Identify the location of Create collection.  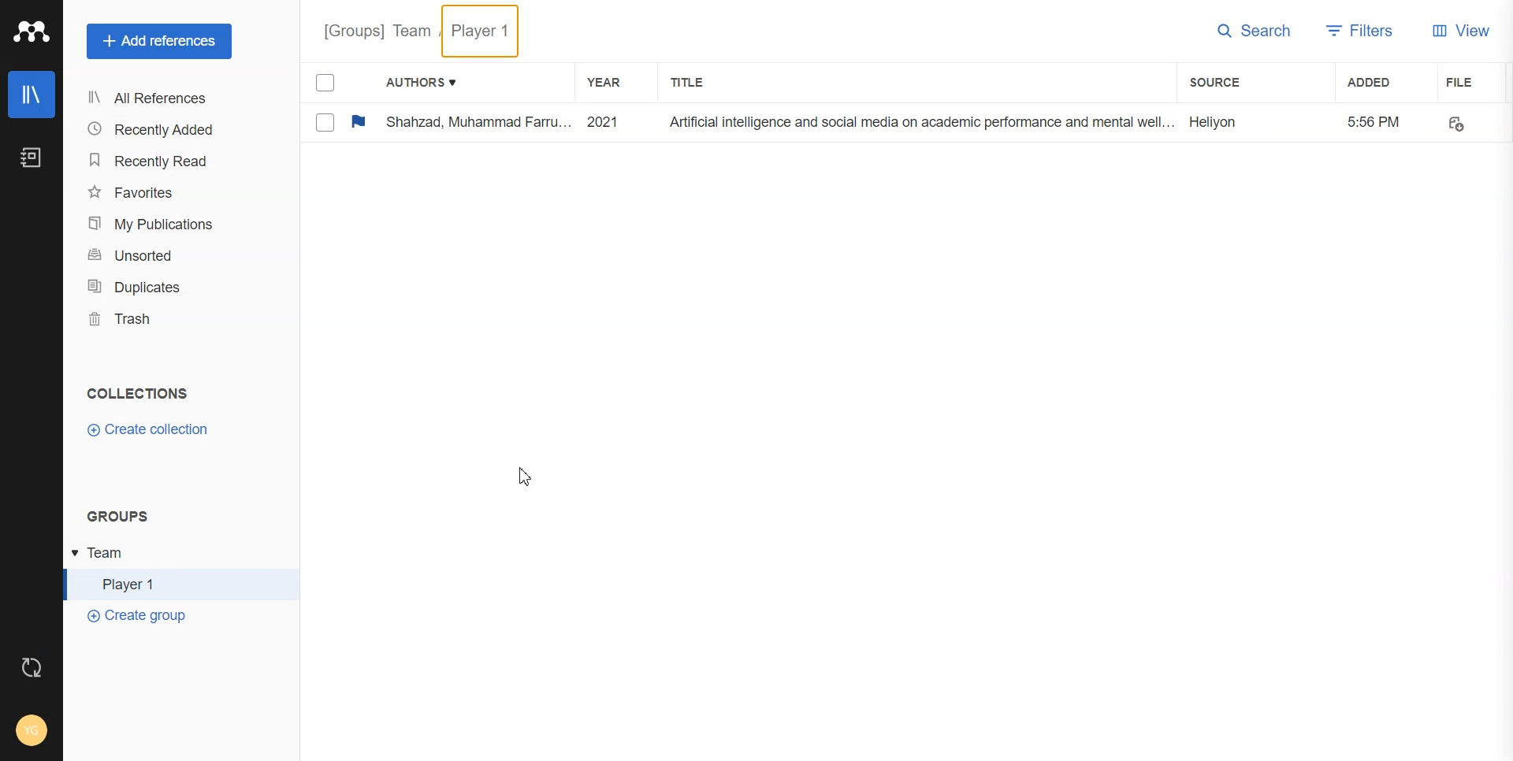
(150, 429).